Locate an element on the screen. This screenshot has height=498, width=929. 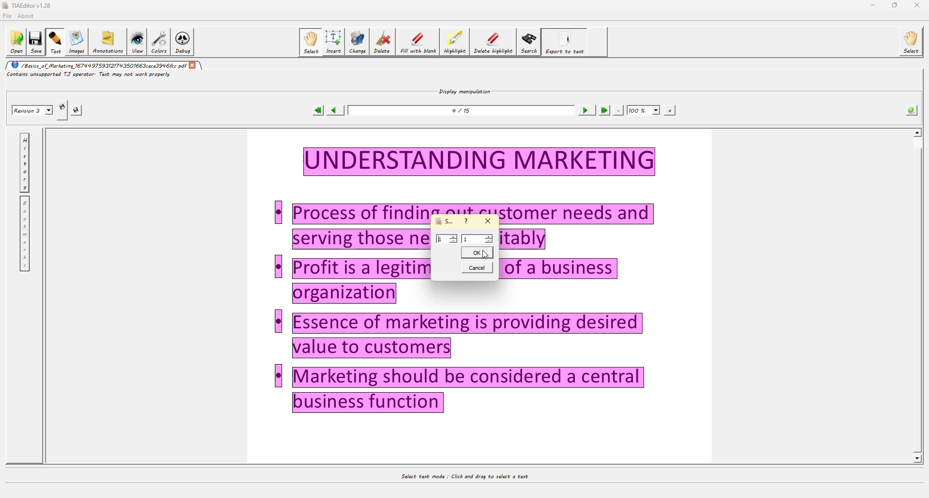
value is located at coordinates (448, 239).